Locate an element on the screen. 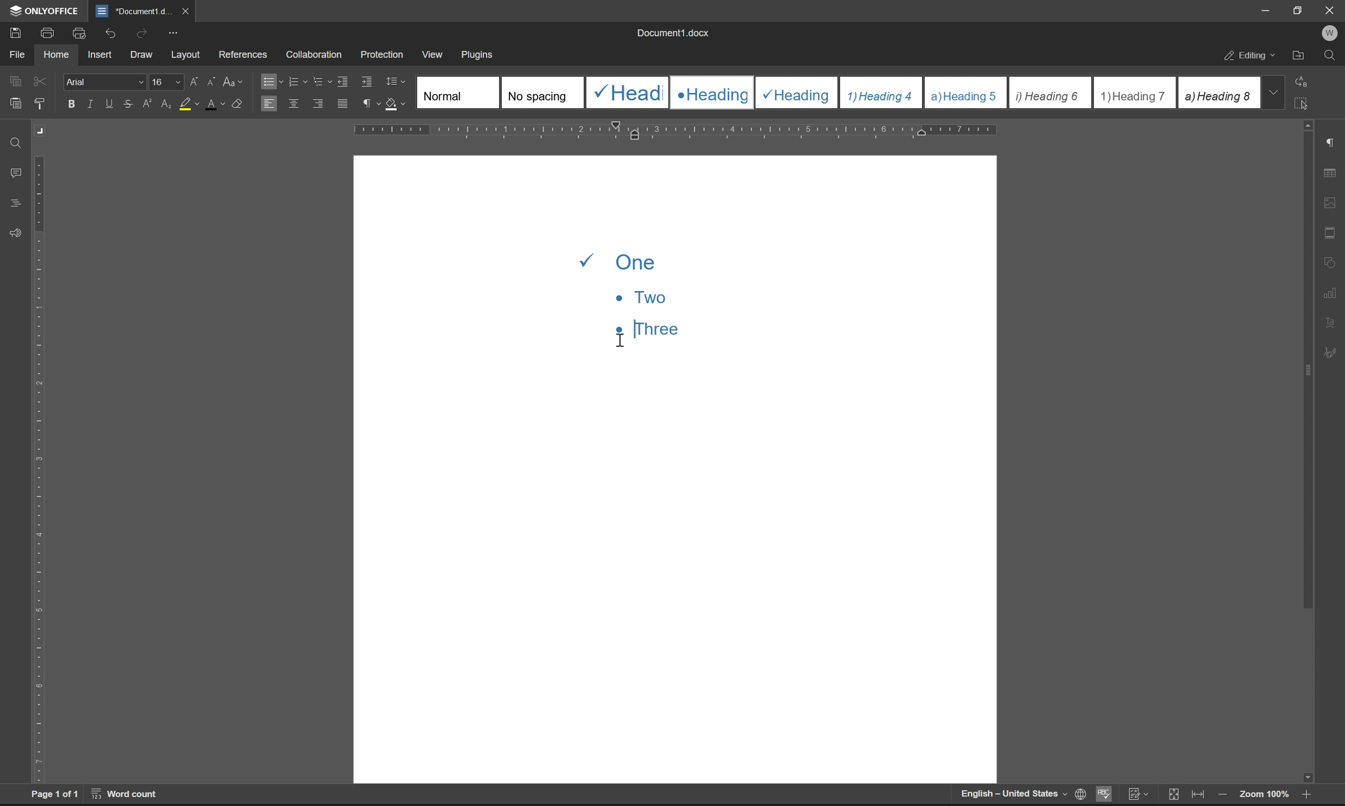 The height and width of the screenshot is (806, 1345). clear style is located at coordinates (238, 102).